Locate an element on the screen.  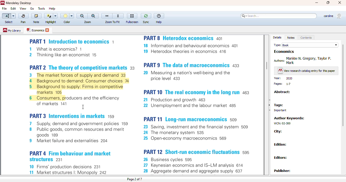
author keywords:  is located at coordinates (290, 118).